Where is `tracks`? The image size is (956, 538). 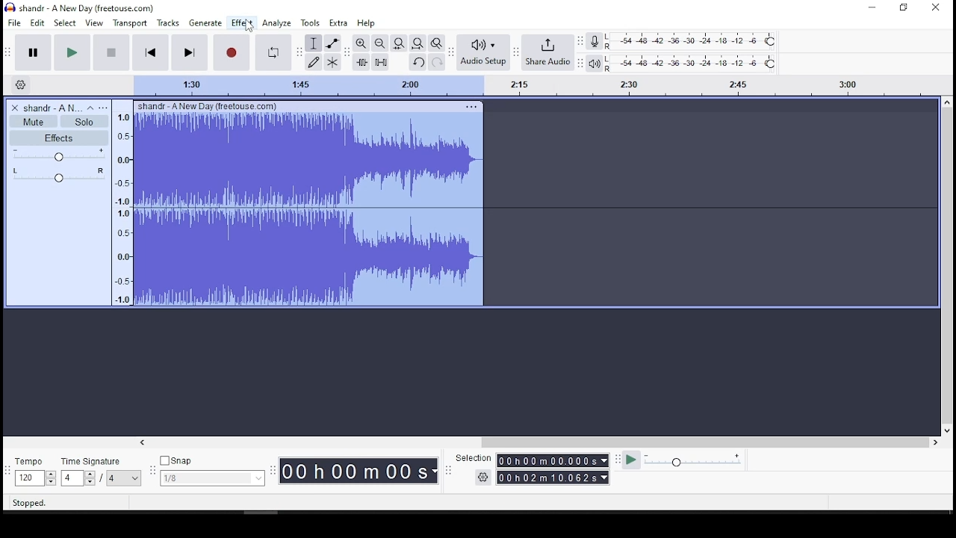
tracks is located at coordinates (168, 23).